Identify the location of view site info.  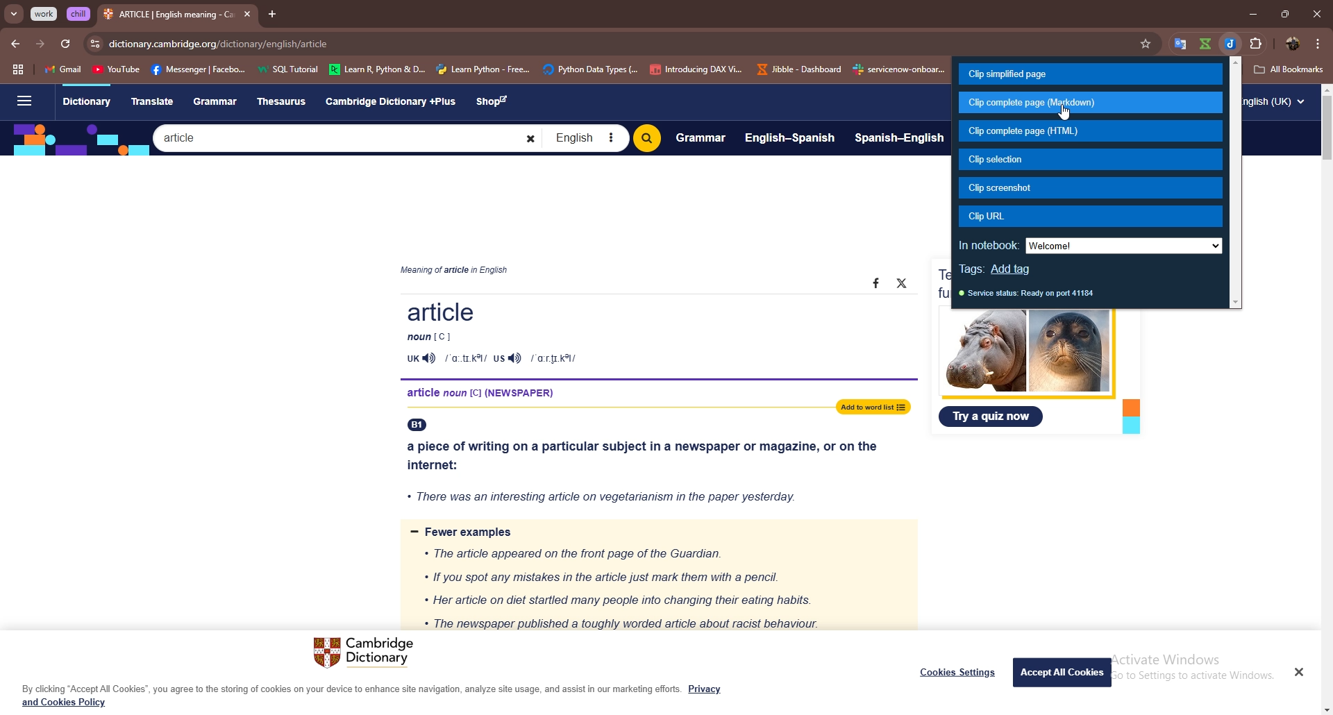
(95, 44).